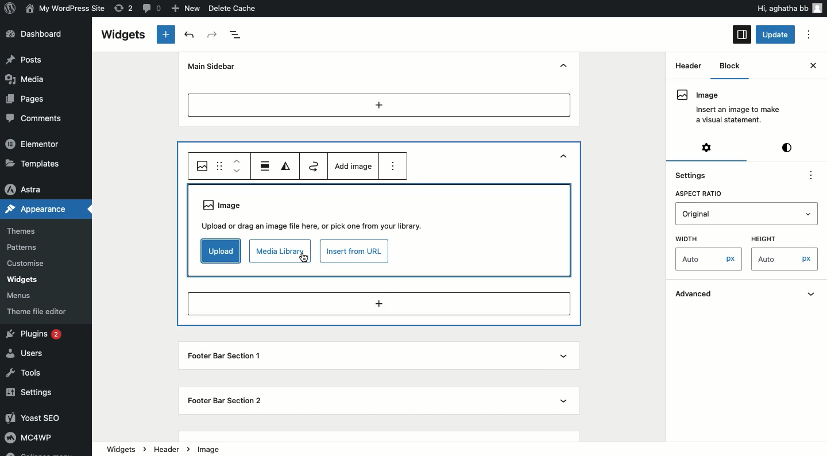 This screenshot has height=456, width=827. What do you see at coordinates (21, 231) in the screenshot?
I see `Themes` at bounding box center [21, 231].